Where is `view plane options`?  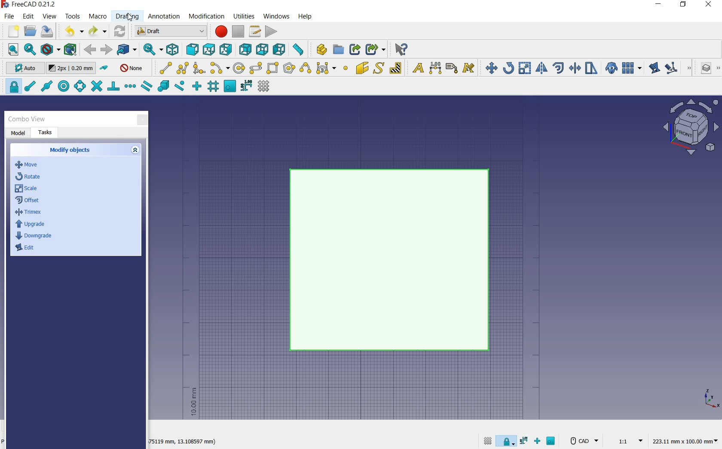 view plane options is located at coordinates (691, 128).